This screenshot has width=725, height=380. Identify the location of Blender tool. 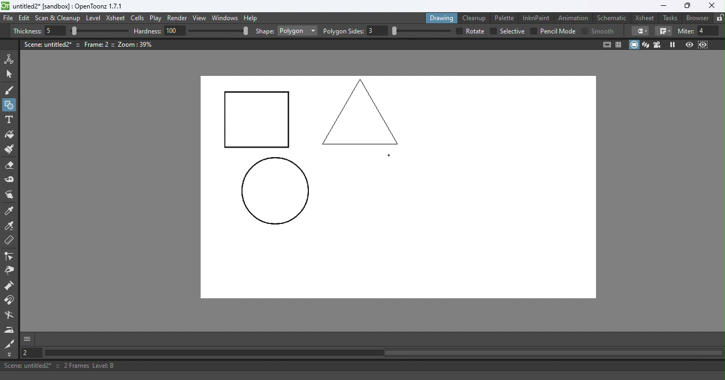
(11, 316).